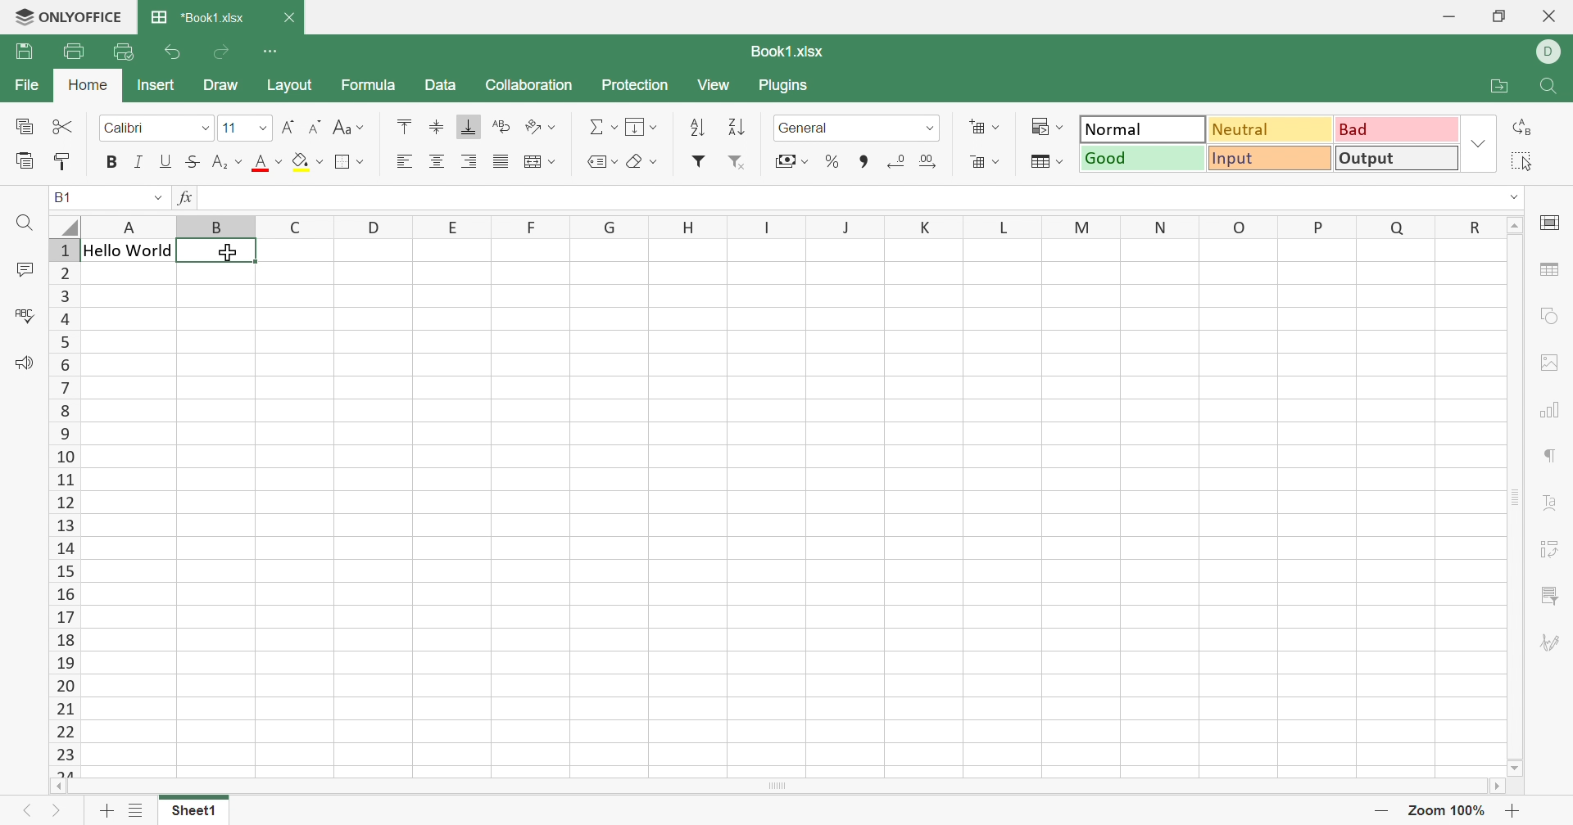  Describe the element at coordinates (20, 270) in the screenshot. I see `Comments` at that location.